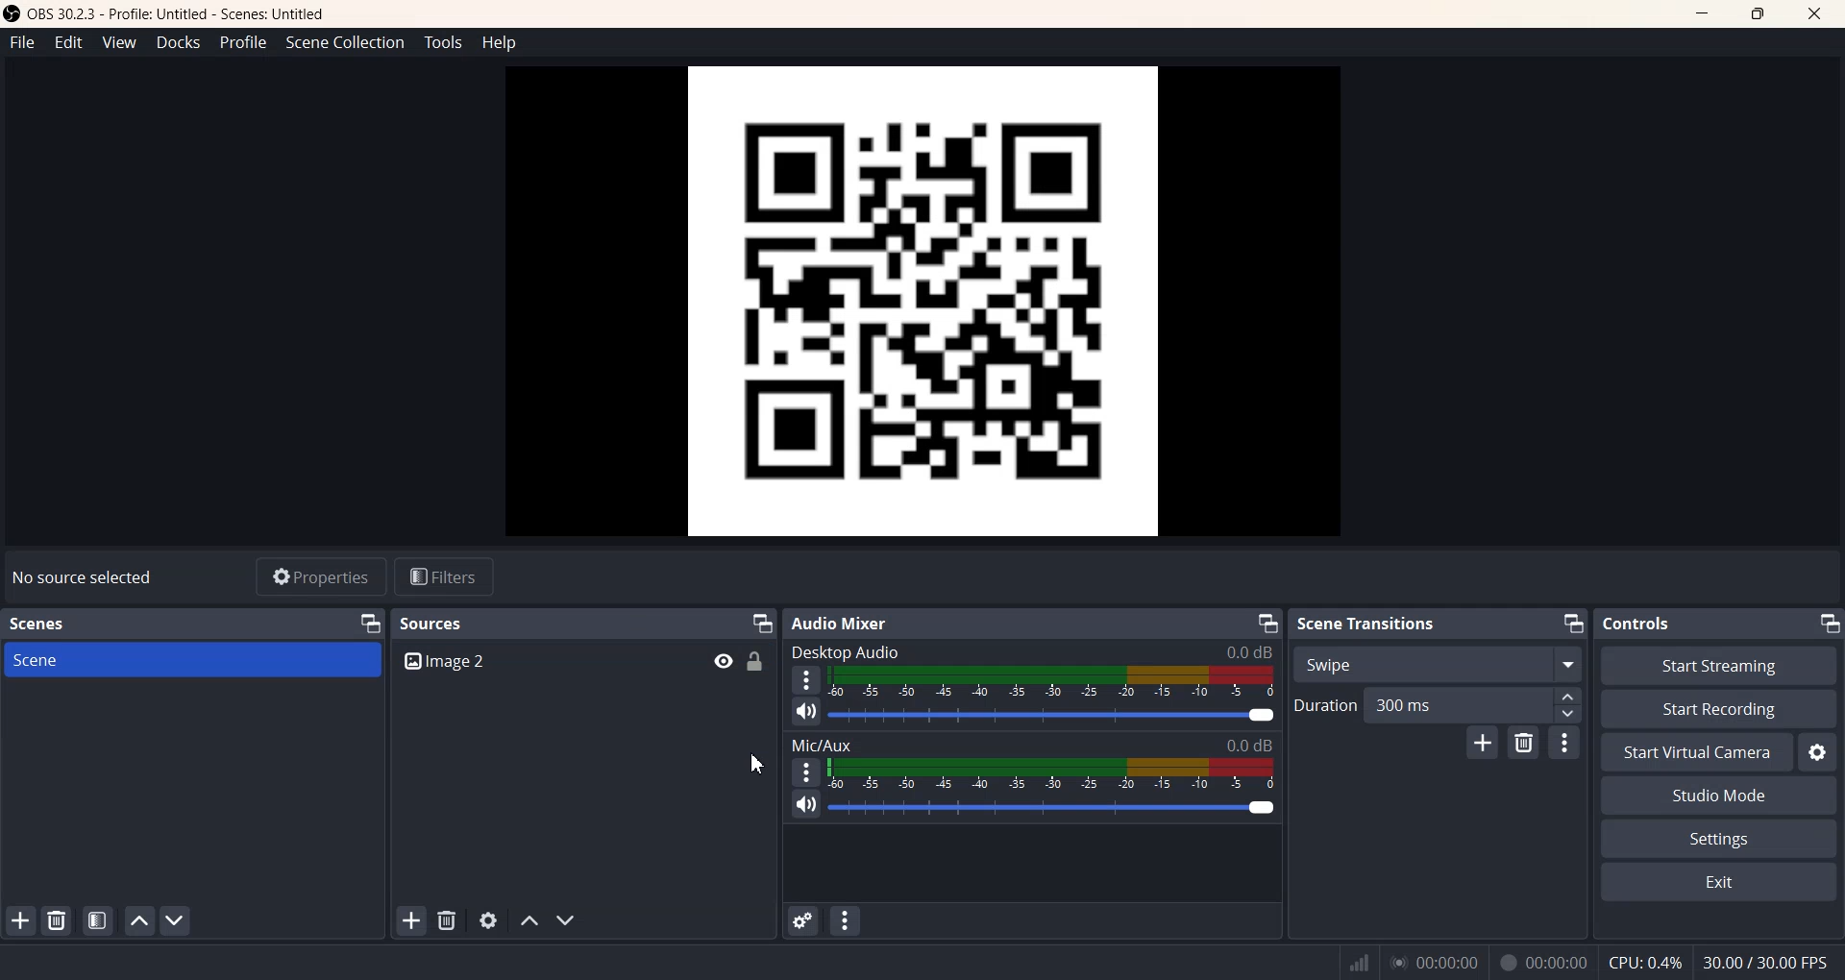 Image resolution: width=1845 pixels, height=980 pixels. Describe the element at coordinates (176, 920) in the screenshot. I see `Move scene down` at that location.